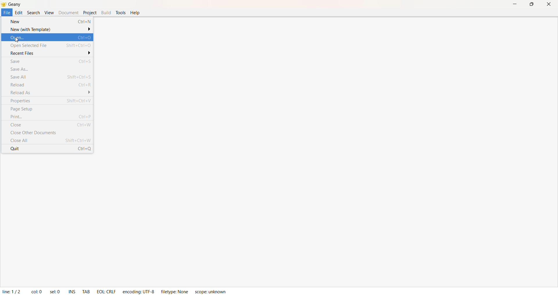 This screenshot has width=558, height=295. Describe the element at coordinates (106, 13) in the screenshot. I see `Build` at that location.